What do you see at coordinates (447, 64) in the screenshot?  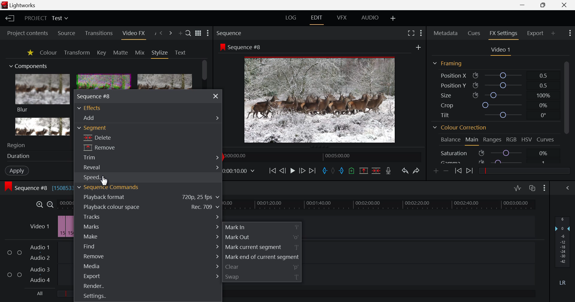 I see `Framing Section` at bounding box center [447, 64].